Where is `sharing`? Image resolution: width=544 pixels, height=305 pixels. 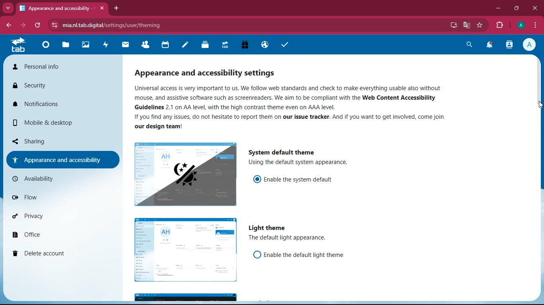
sharing is located at coordinates (56, 140).